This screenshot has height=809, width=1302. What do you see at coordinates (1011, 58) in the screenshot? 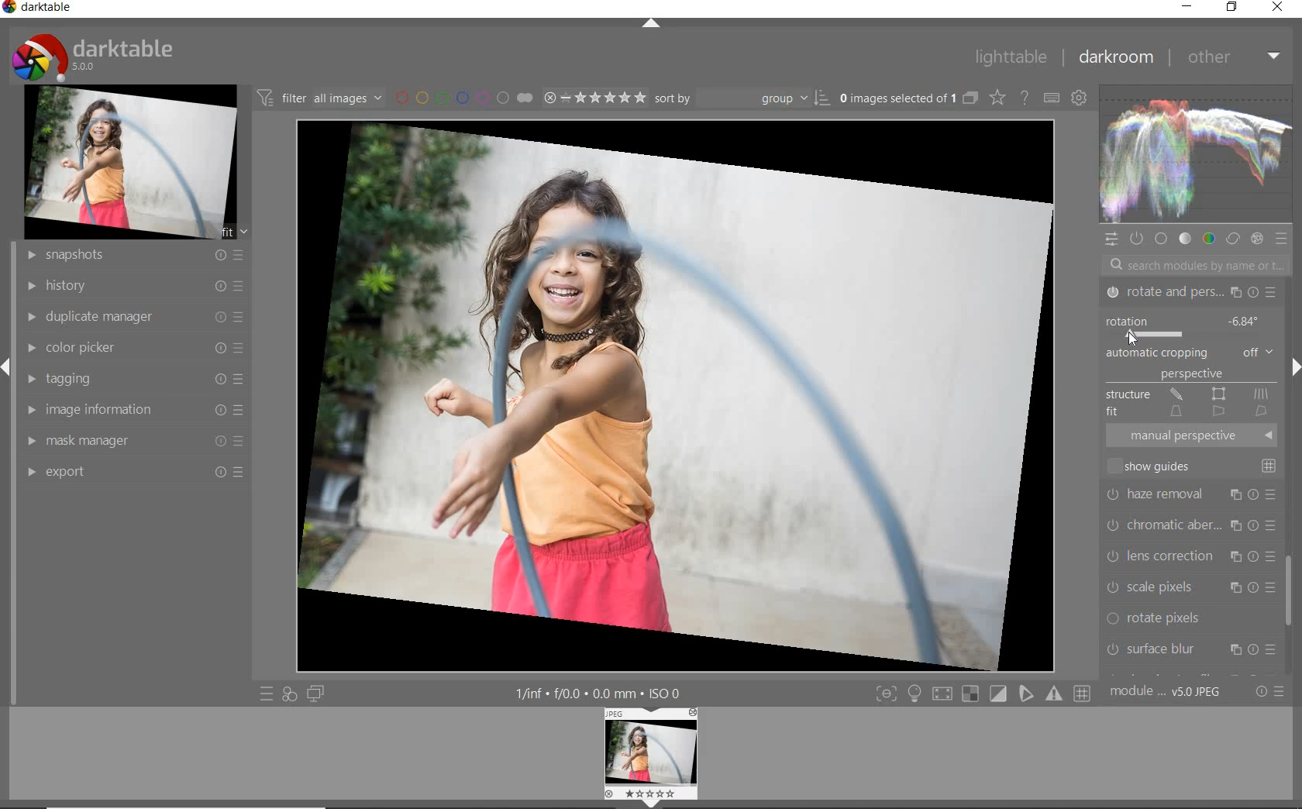
I see `lighttable` at bounding box center [1011, 58].